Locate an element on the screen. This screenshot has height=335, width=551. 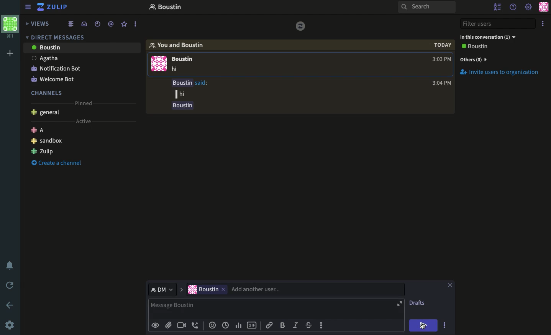
Welcome bot is located at coordinates (55, 77).